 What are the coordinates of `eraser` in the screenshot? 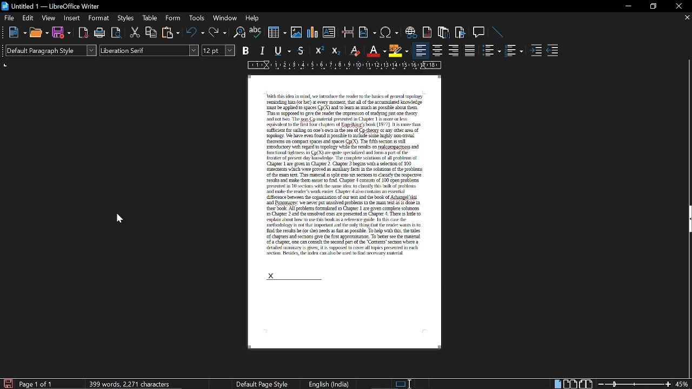 It's located at (356, 50).